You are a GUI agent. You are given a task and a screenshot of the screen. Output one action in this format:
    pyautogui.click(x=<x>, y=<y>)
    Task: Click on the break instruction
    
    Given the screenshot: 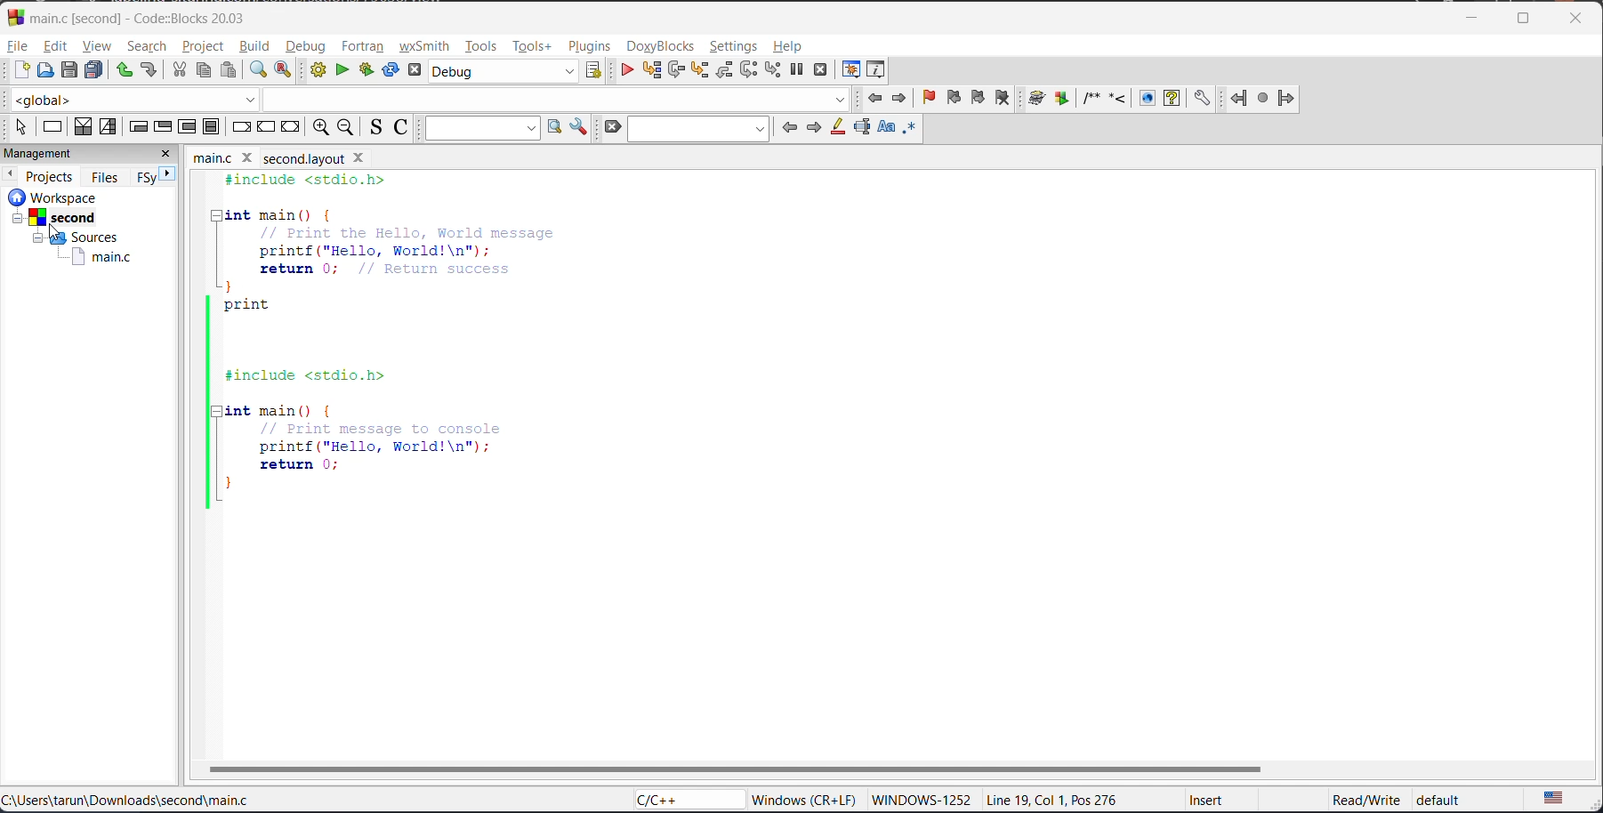 What is the action you would take?
    pyautogui.click(x=244, y=126)
    